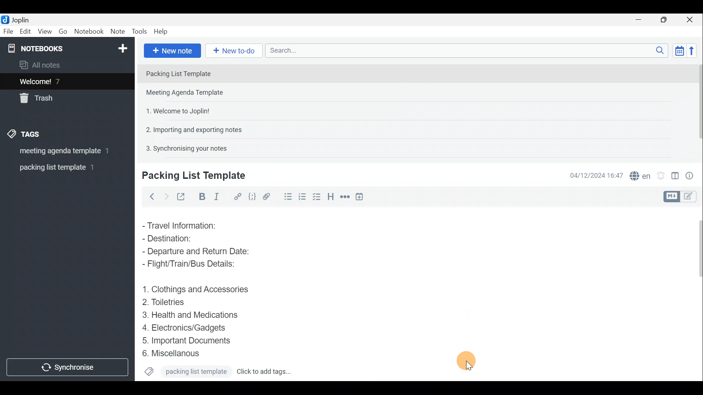 This screenshot has height=395, width=703. I want to click on New to-do, so click(234, 51).